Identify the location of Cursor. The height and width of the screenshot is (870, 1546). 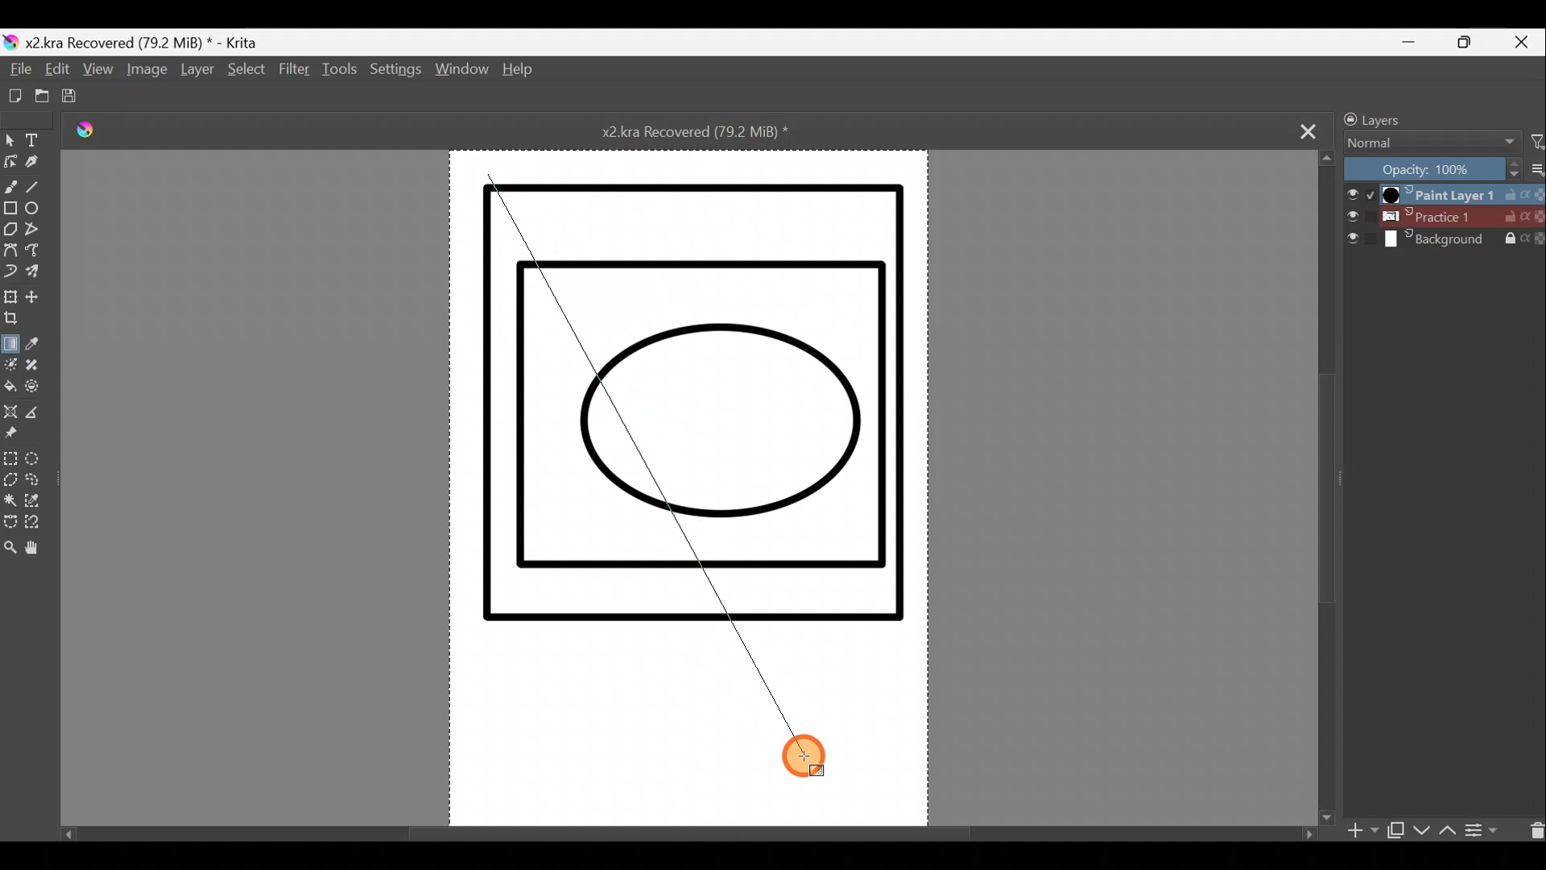
(808, 756).